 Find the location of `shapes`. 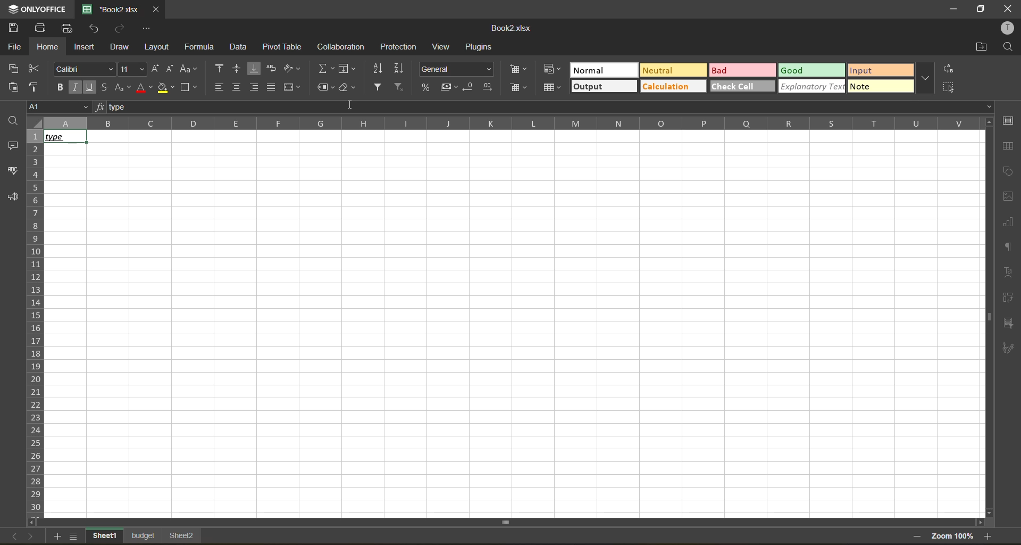

shapes is located at coordinates (1008, 172).